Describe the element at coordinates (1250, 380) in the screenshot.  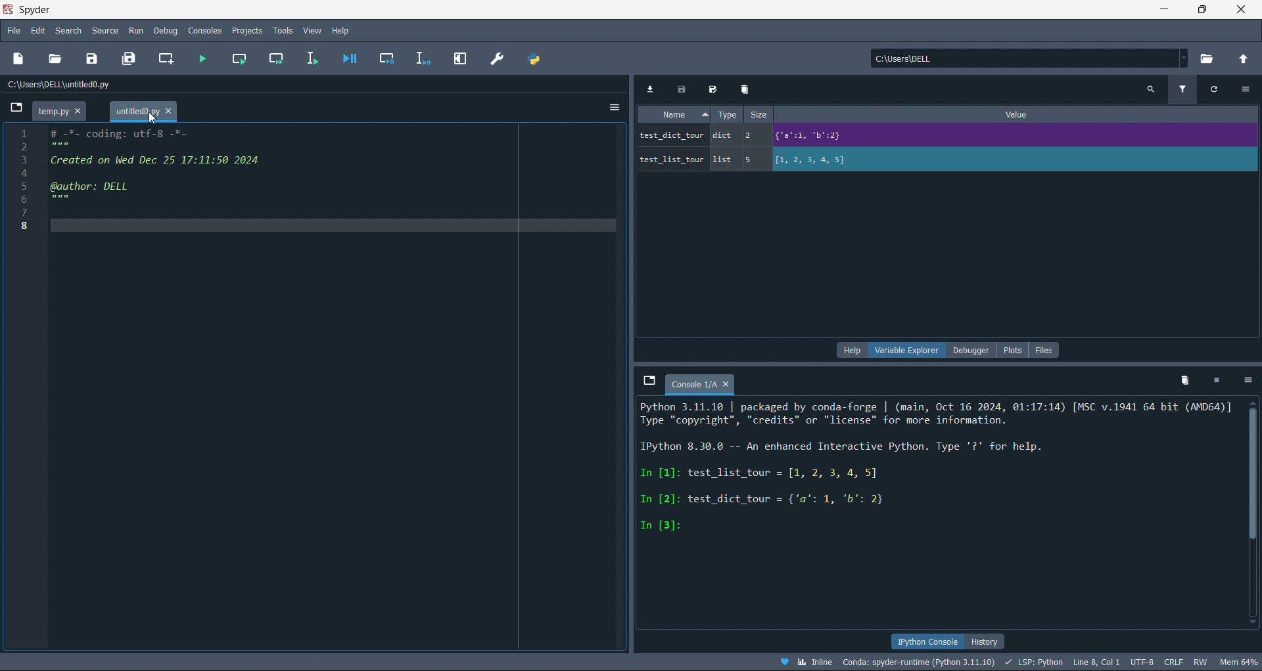
I see `options` at that location.